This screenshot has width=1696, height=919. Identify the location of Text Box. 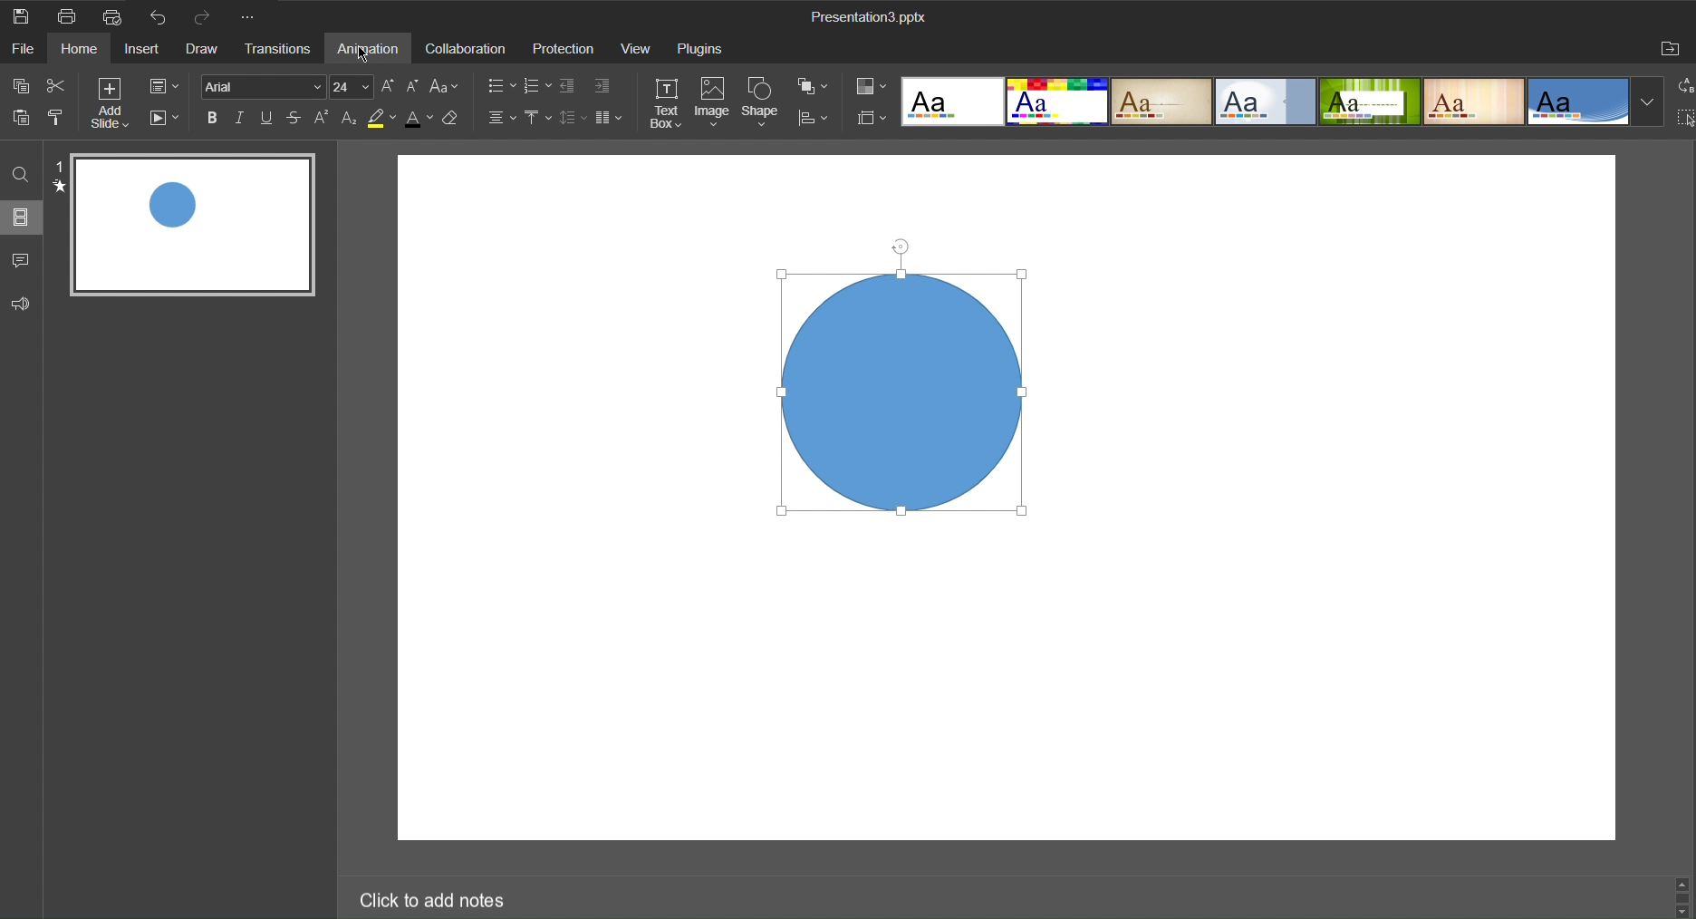
(668, 102).